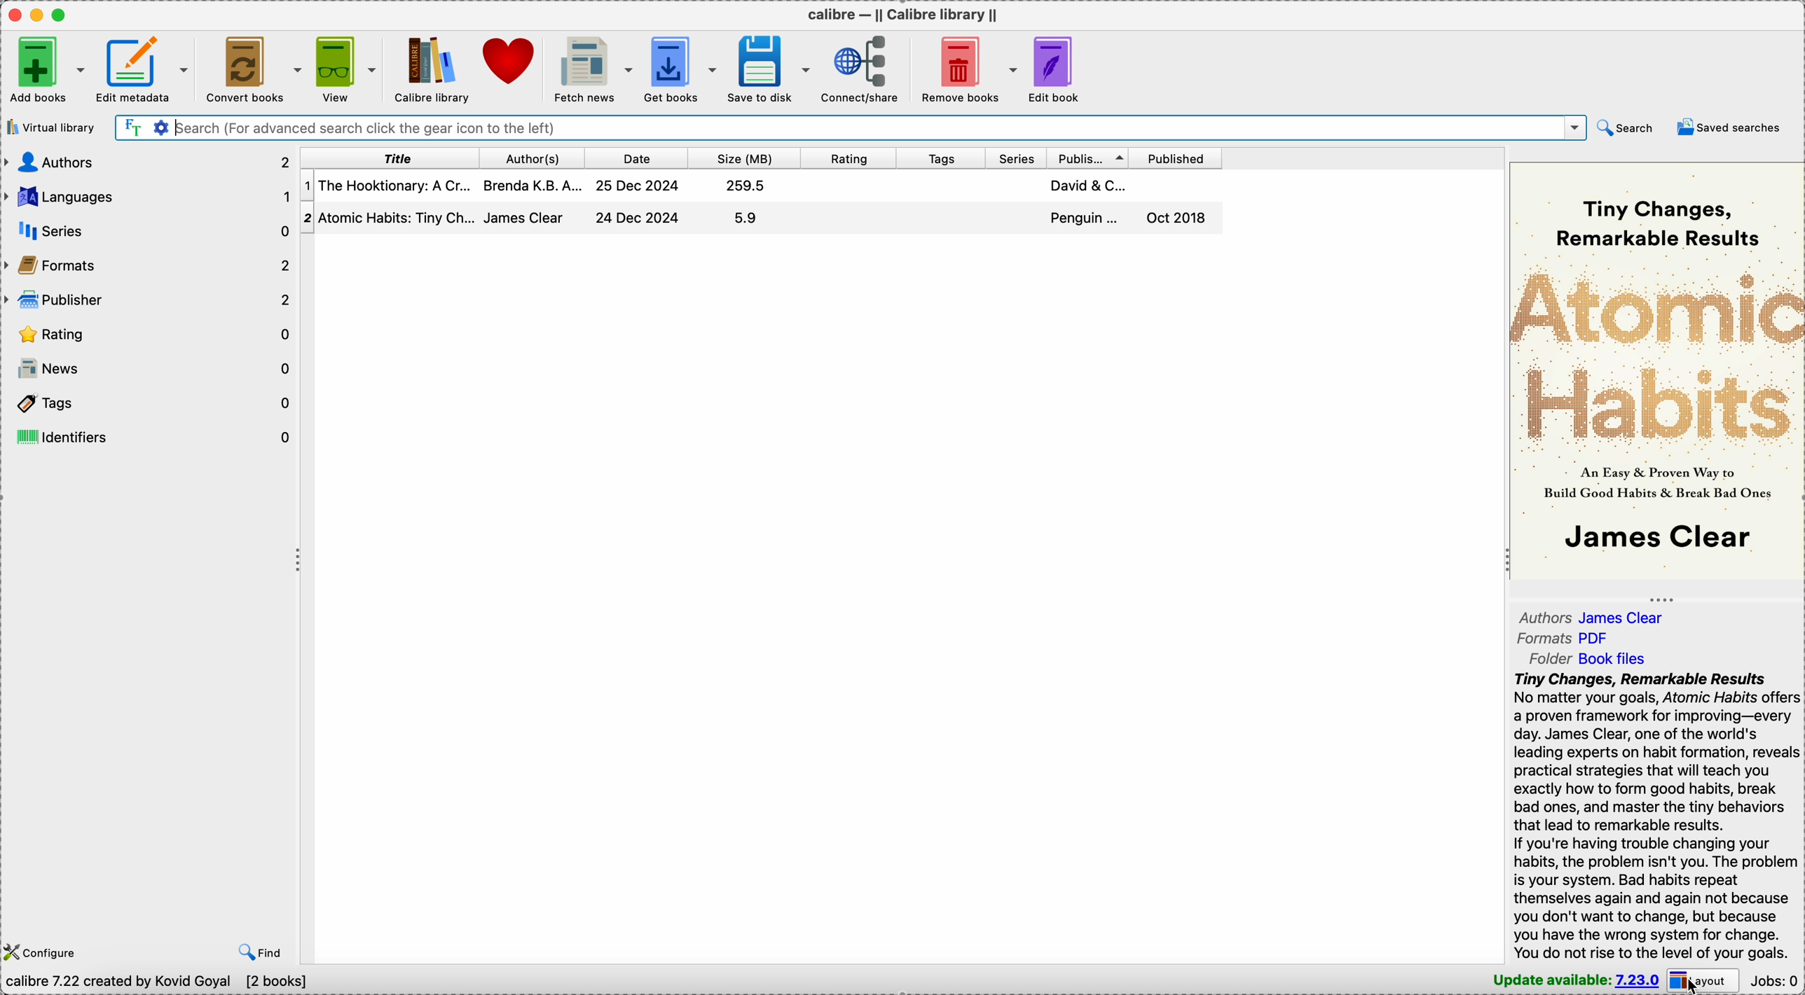 This screenshot has width=1805, height=995. Describe the element at coordinates (146, 230) in the screenshot. I see `series` at that location.